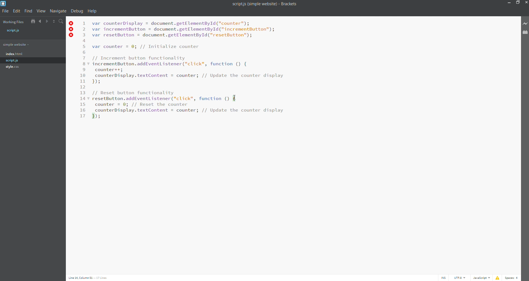 The width and height of the screenshot is (529, 281). I want to click on indentation, so click(513, 277).